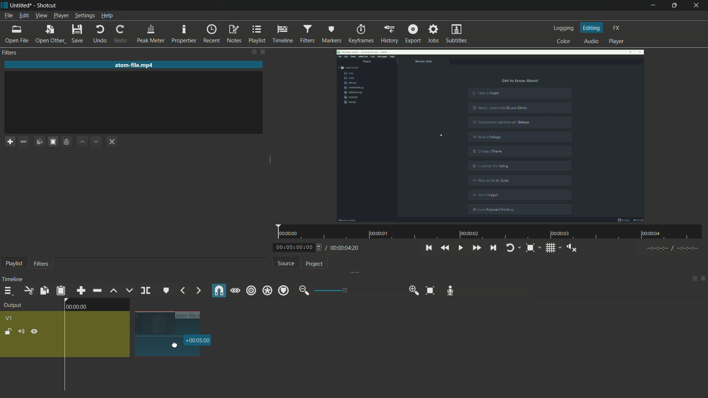 The width and height of the screenshot is (708, 398). What do you see at coordinates (285, 263) in the screenshot?
I see `source` at bounding box center [285, 263].